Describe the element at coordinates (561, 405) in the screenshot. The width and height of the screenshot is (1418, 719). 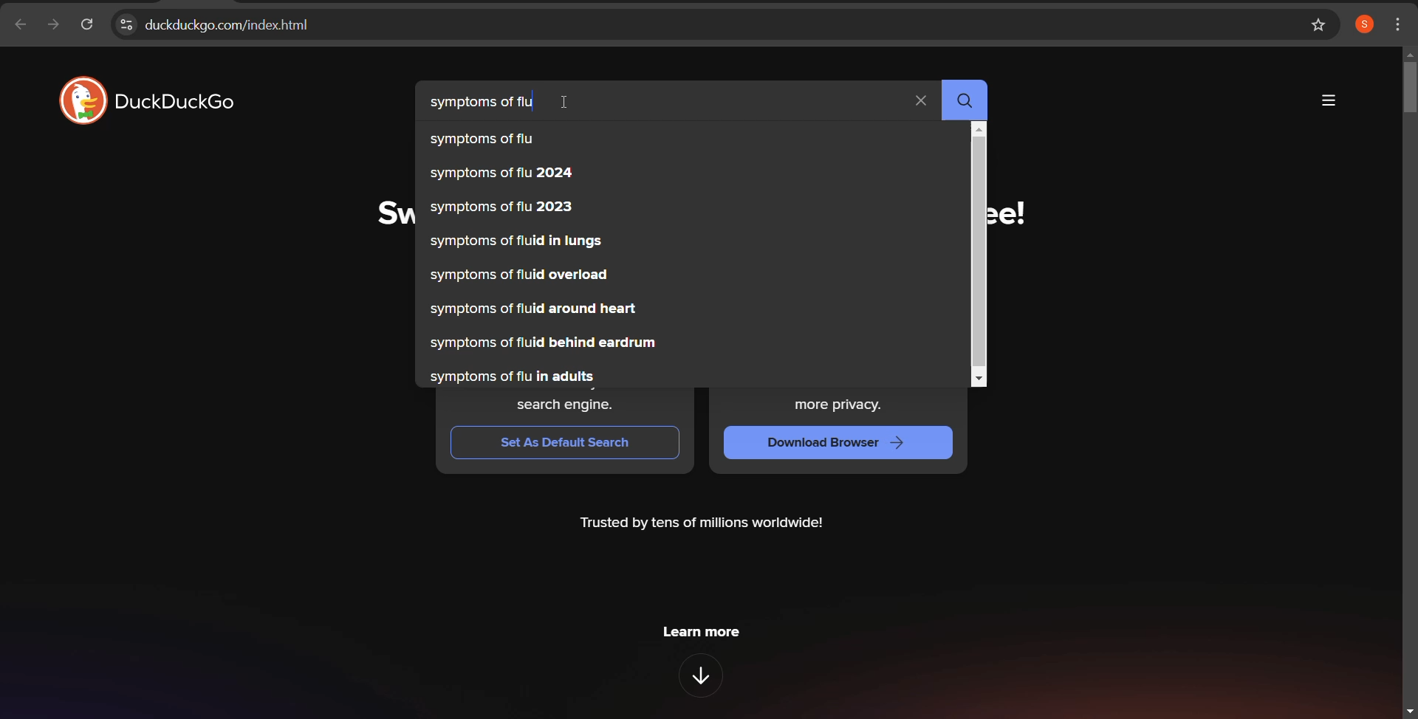
I see `search engine` at that location.